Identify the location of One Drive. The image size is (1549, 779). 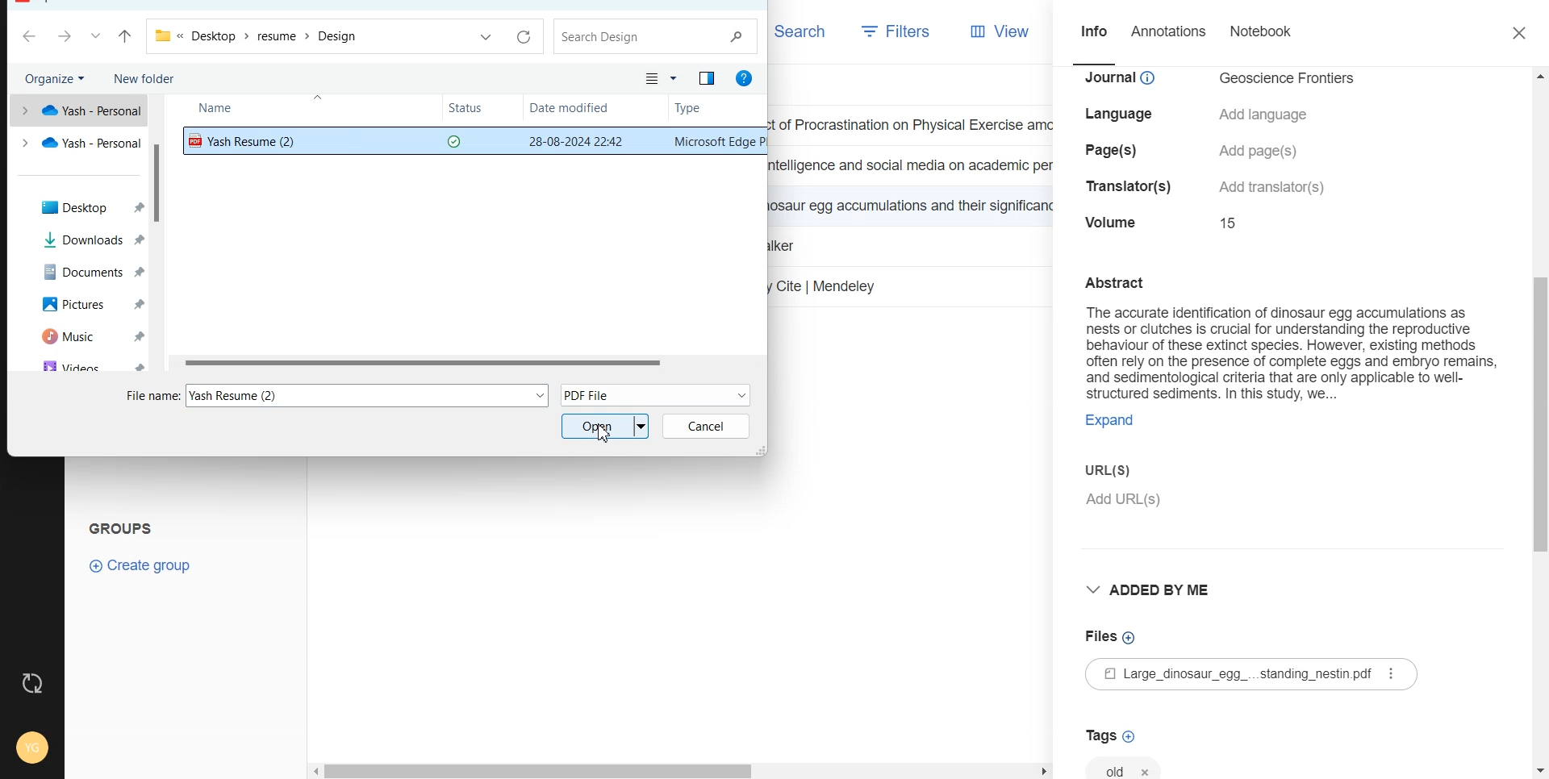
(79, 143).